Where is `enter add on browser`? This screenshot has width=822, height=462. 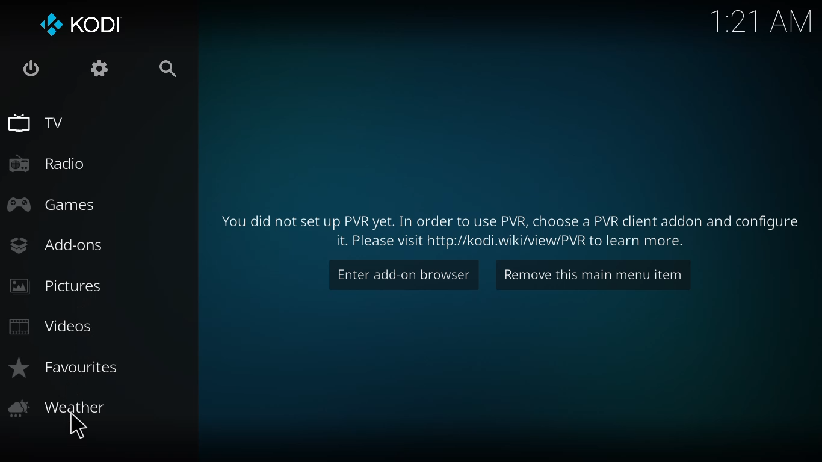 enter add on browser is located at coordinates (401, 276).